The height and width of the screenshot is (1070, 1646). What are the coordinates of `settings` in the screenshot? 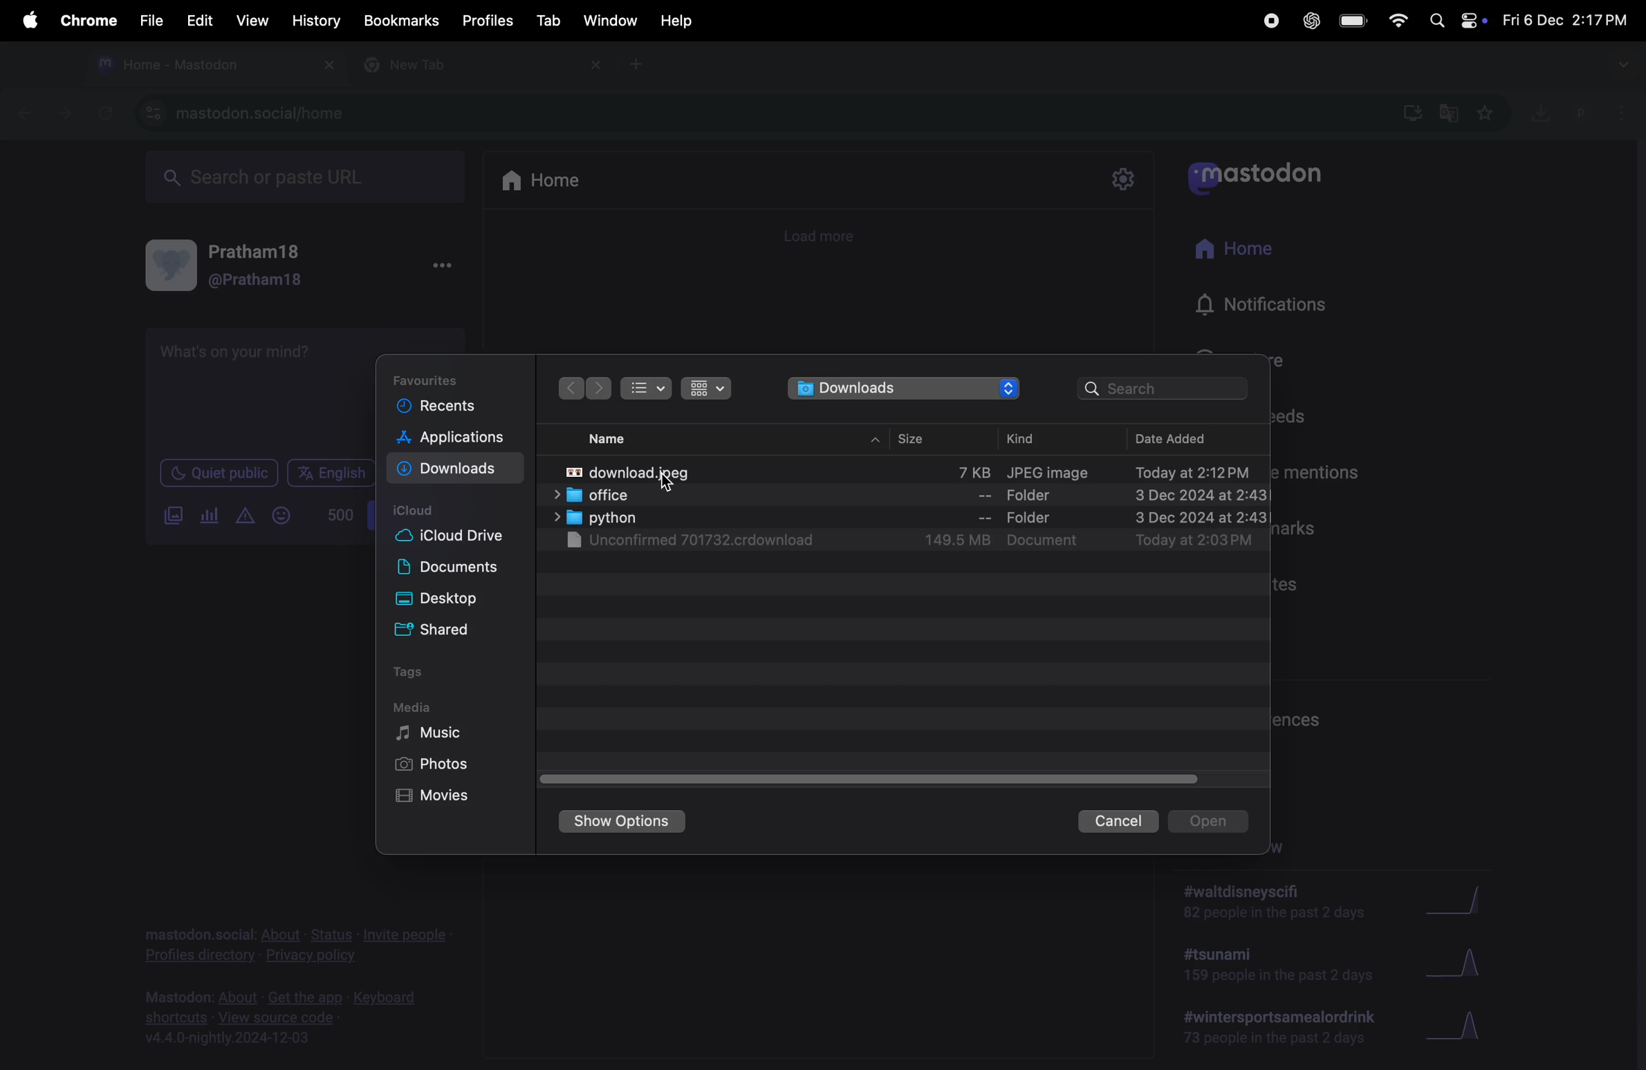 It's located at (1125, 179).